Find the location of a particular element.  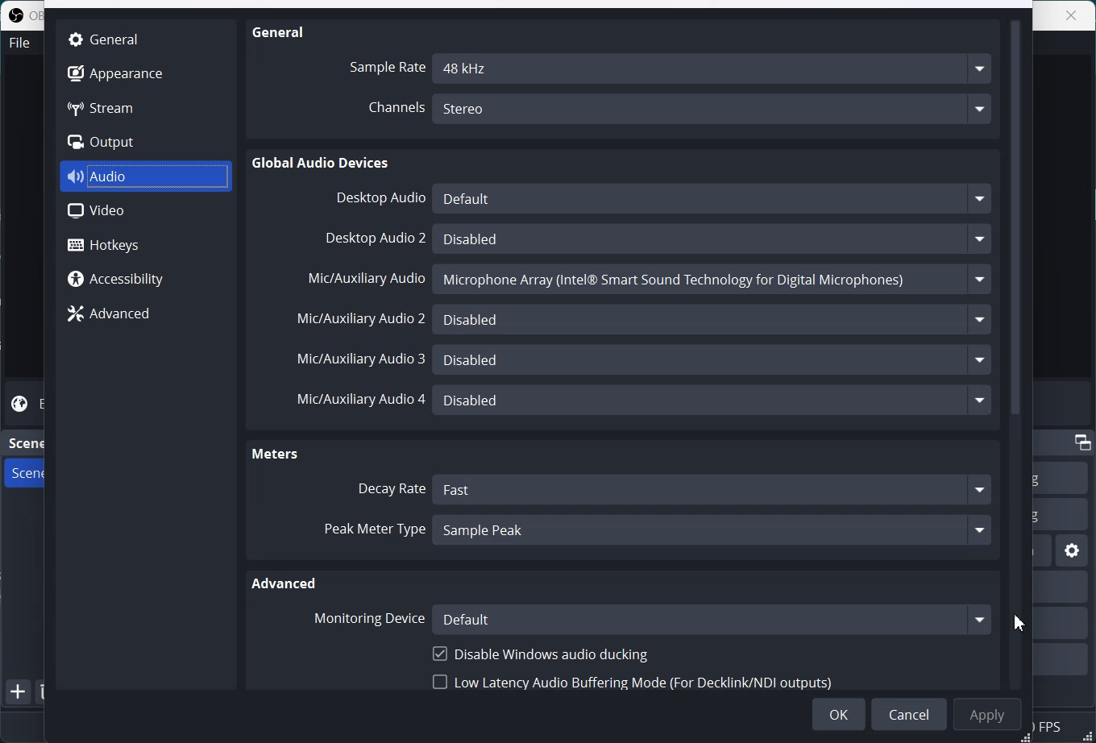

Default is located at coordinates (714, 621).